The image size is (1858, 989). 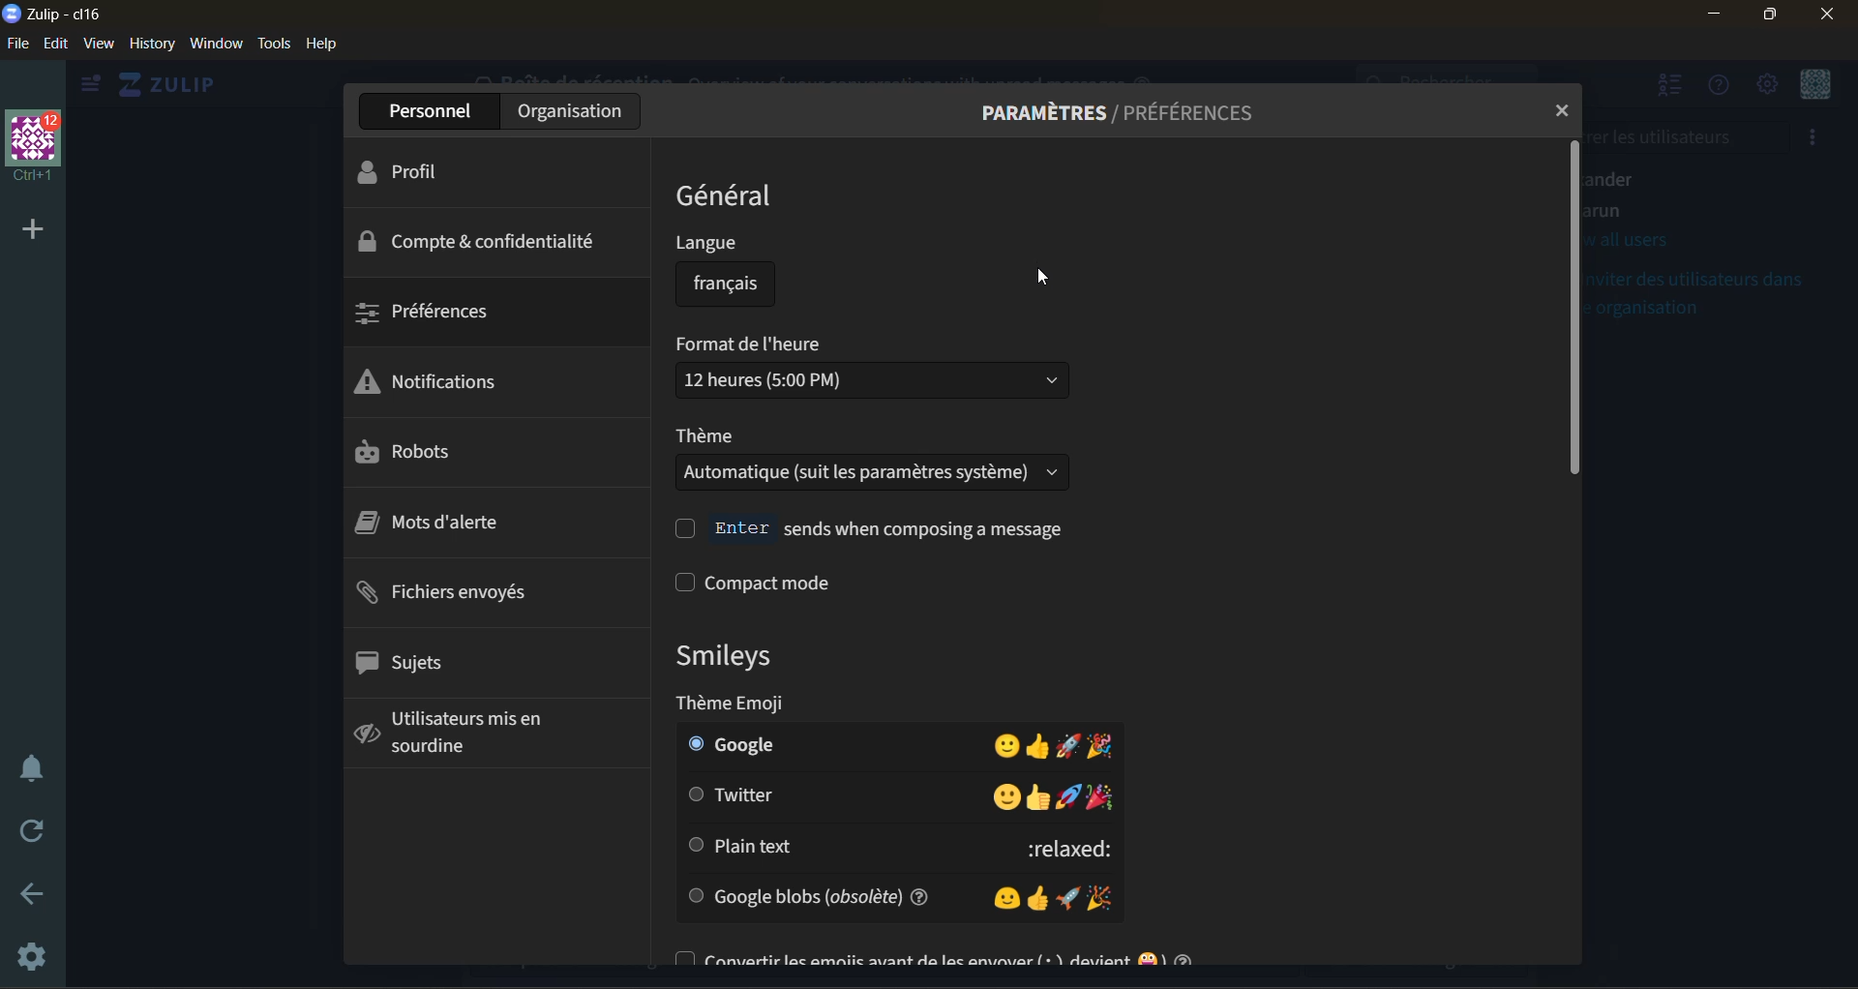 I want to click on account & privacy, so click(x=485, y=242).